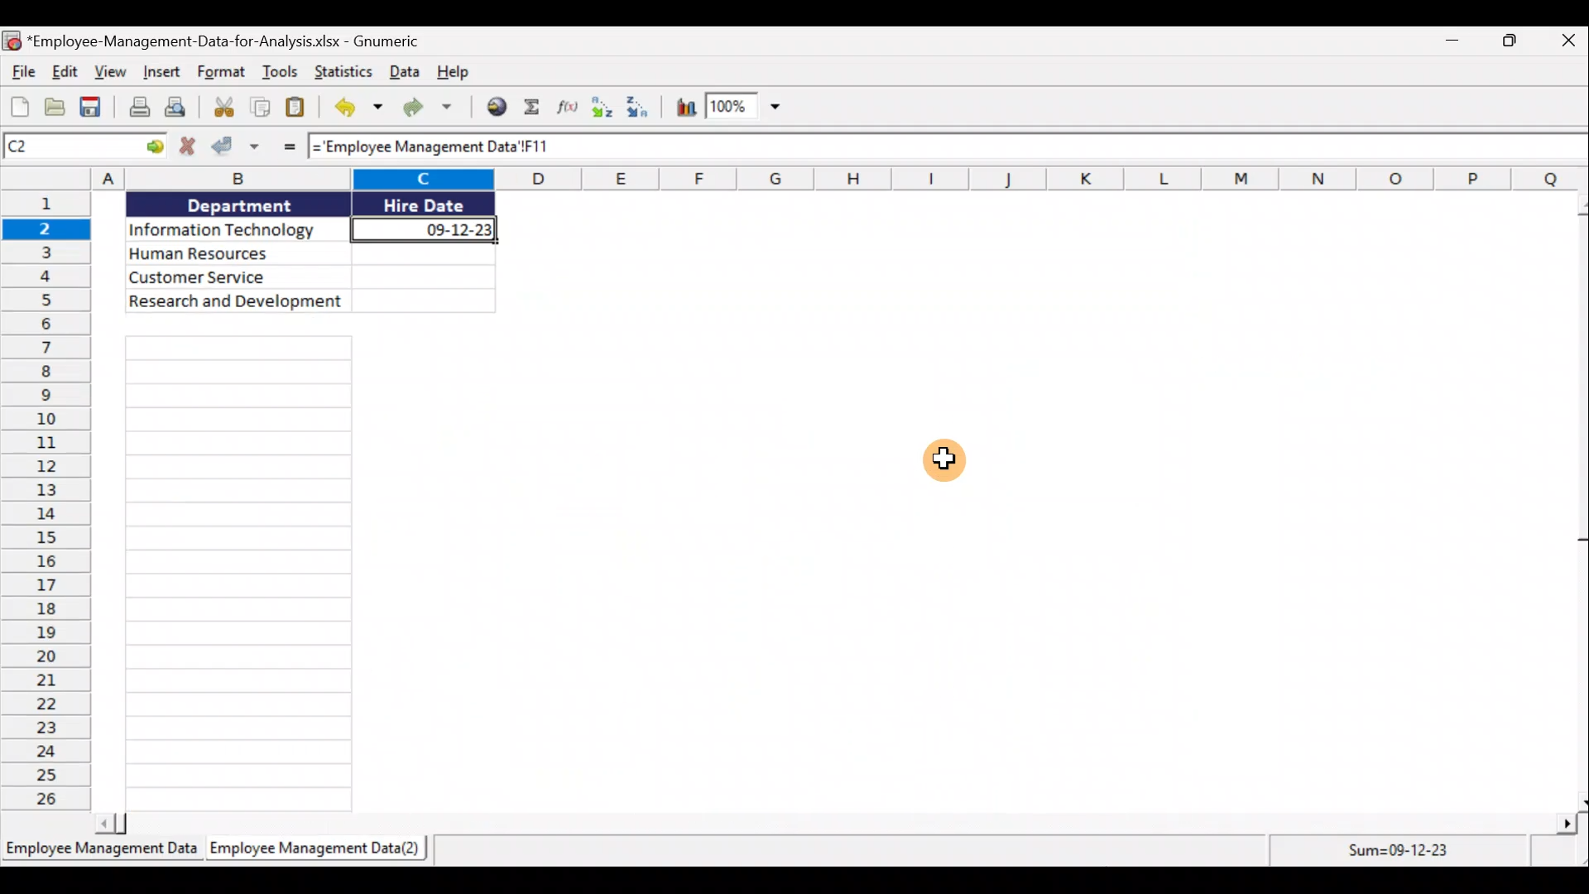  What do you see at coordinates (136, 108) in the screenshot?
I see `Print the current file` at bounding box center [136, 108].